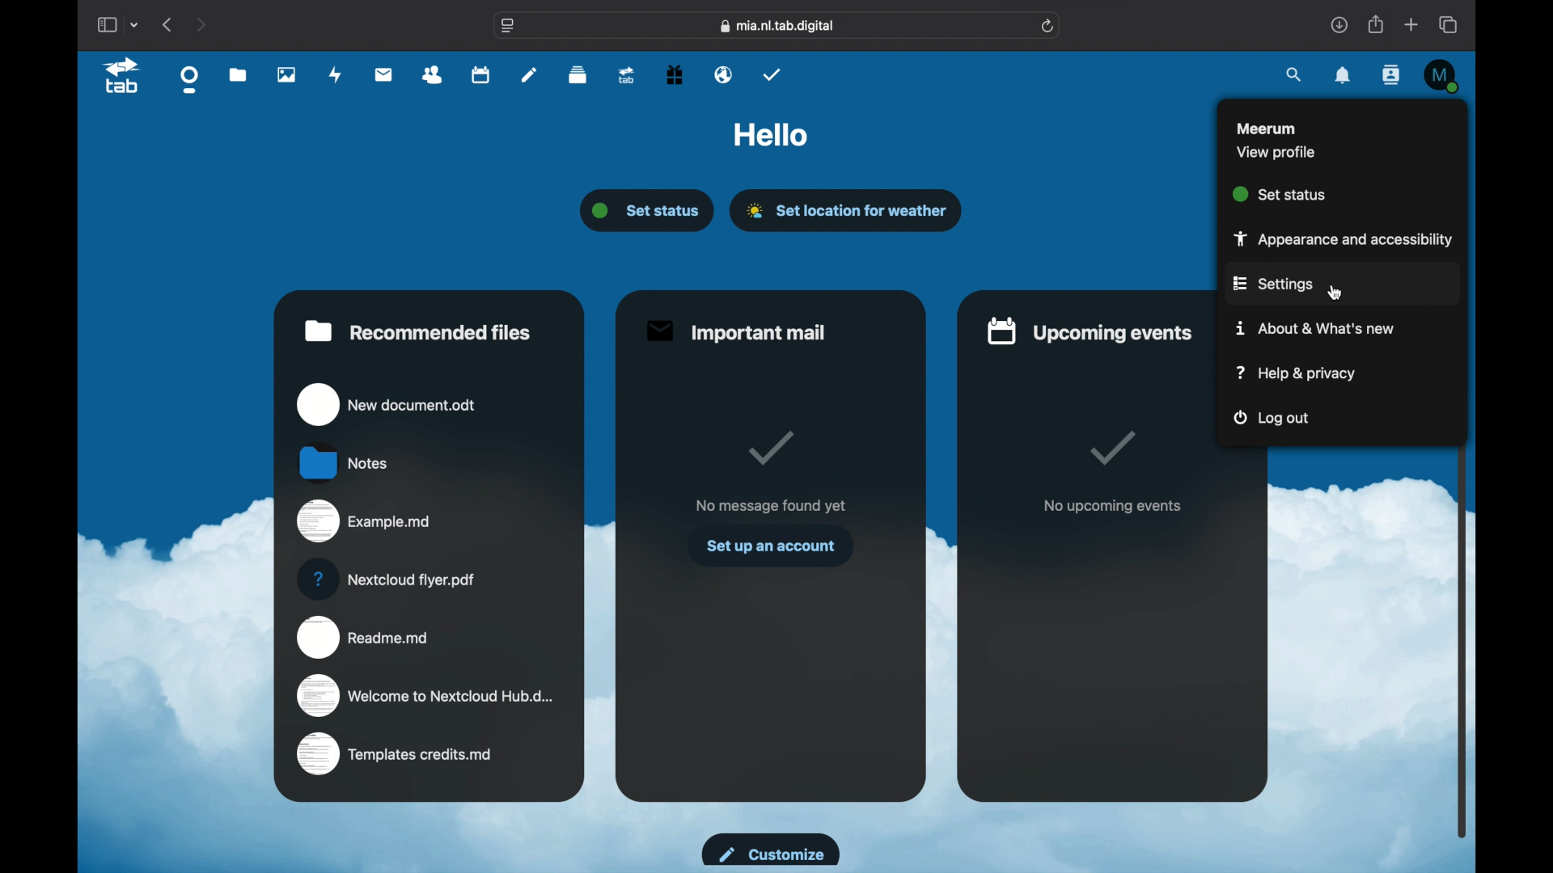 This screenshot has width=1553, height=873. I want to click on free trial, so click(675, 75).